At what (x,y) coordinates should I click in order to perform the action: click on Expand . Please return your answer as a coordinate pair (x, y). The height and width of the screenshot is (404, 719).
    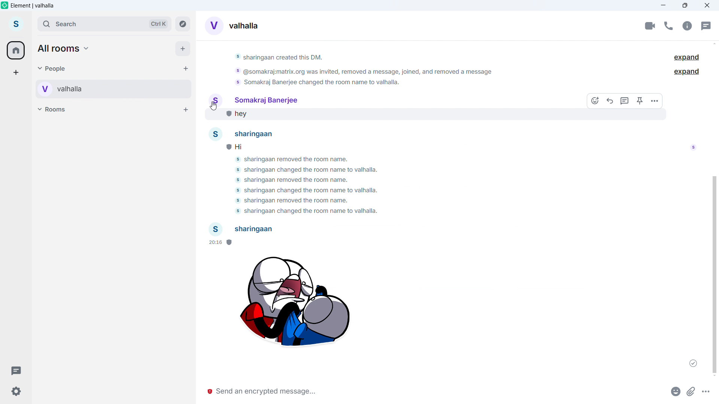
    Looking at the image, I should click on (689, 58).